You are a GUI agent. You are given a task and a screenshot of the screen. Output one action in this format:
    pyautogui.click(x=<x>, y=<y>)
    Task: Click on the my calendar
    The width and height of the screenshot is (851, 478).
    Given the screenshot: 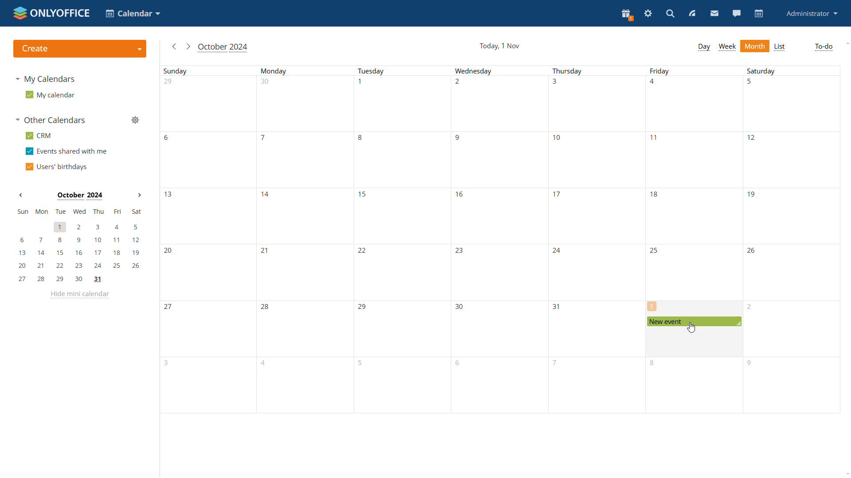 What is the action you would take?
    pyautogui.click(x=50, y=95)
    